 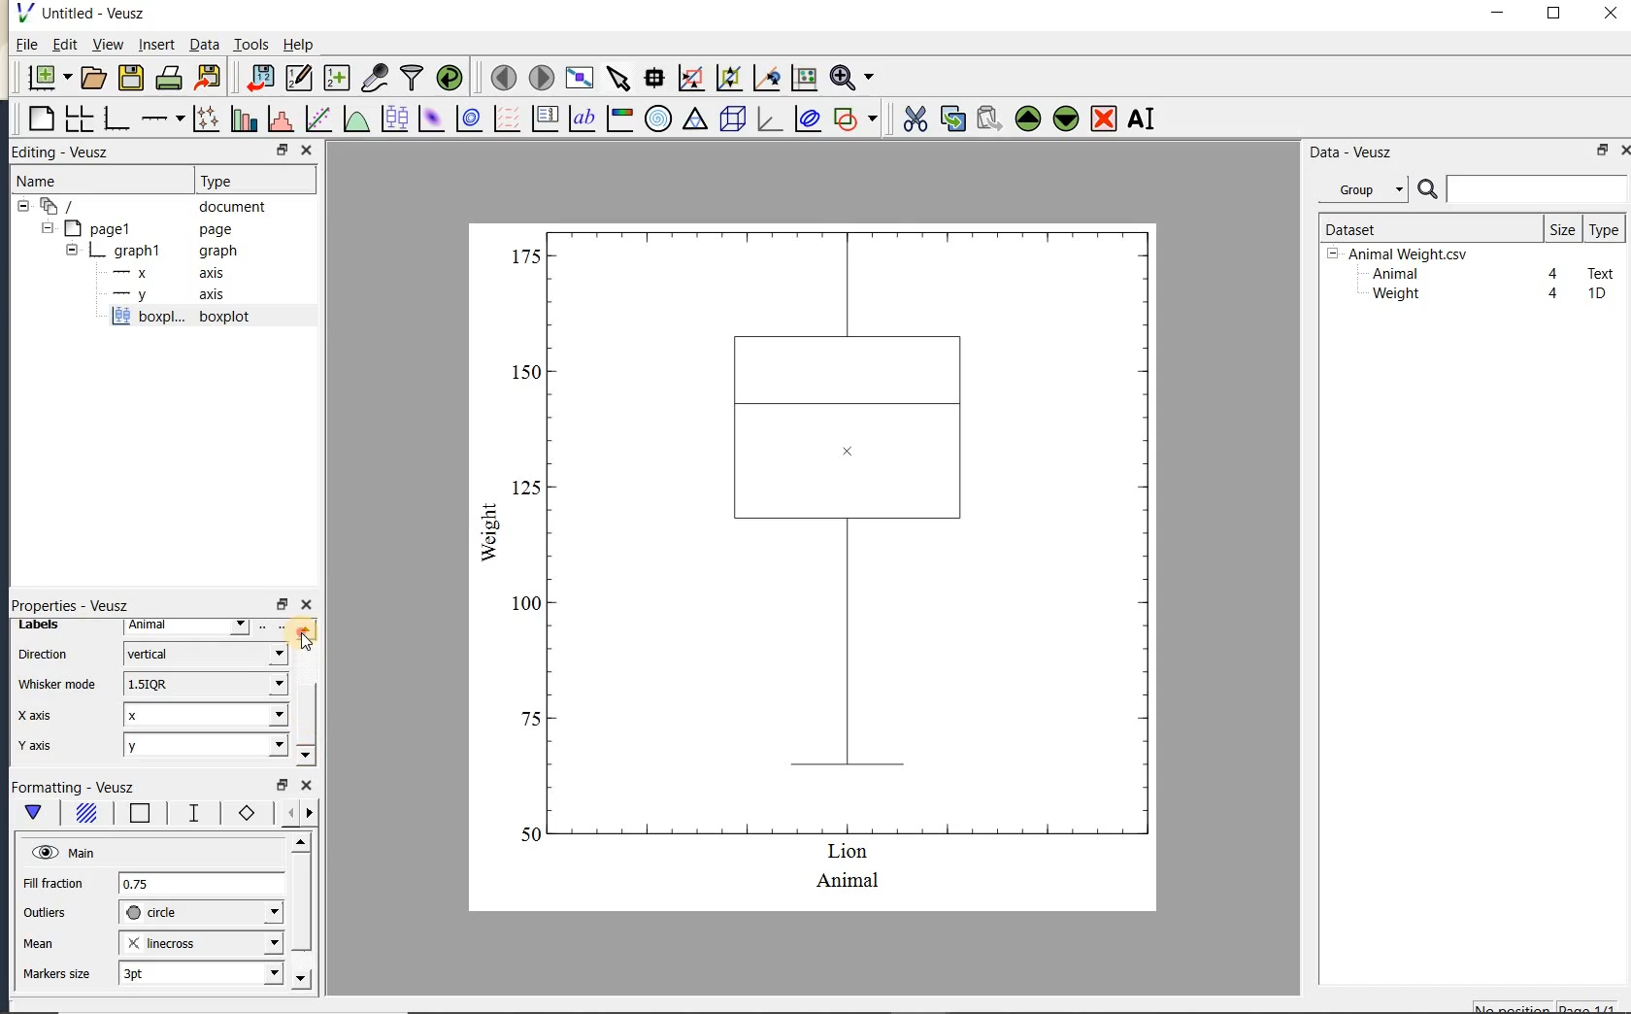 I want to click on arrange graphs in a grid, so click(x=78, y=118).